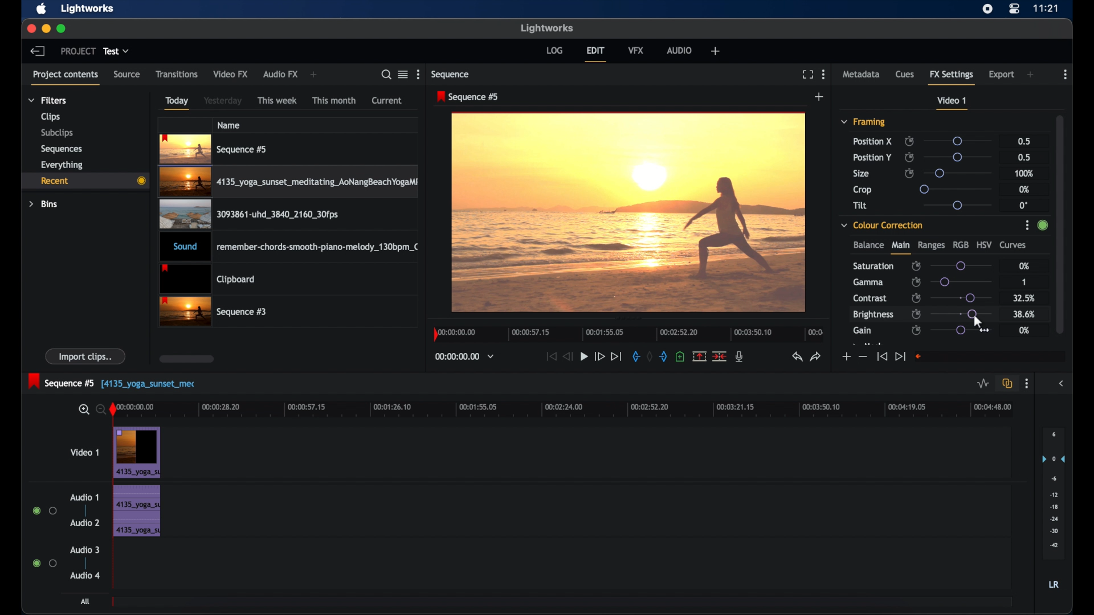  What do you see at coordinates (468, 97) in the screenshot?
I see `sequence` at bounding box center [468, 97].